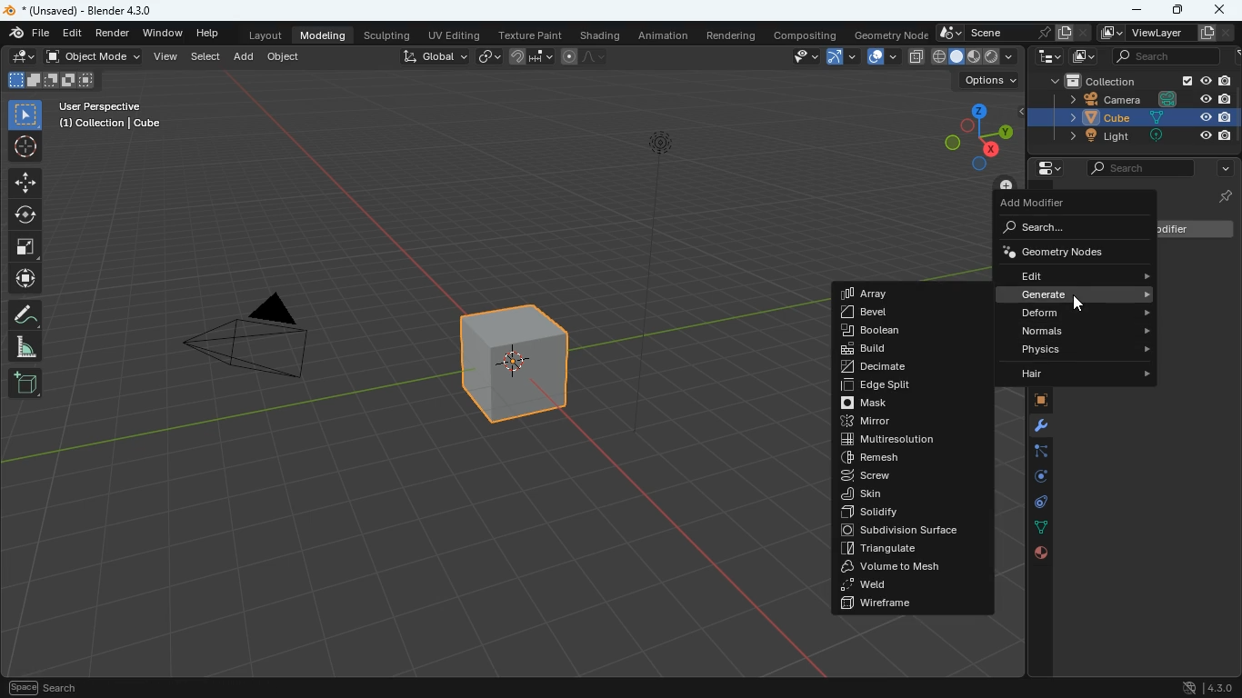 This screenshot has width=1242, height=698. Describe the element at coordinates (25, 249) in the screenshot. I see `full screen` at that location.